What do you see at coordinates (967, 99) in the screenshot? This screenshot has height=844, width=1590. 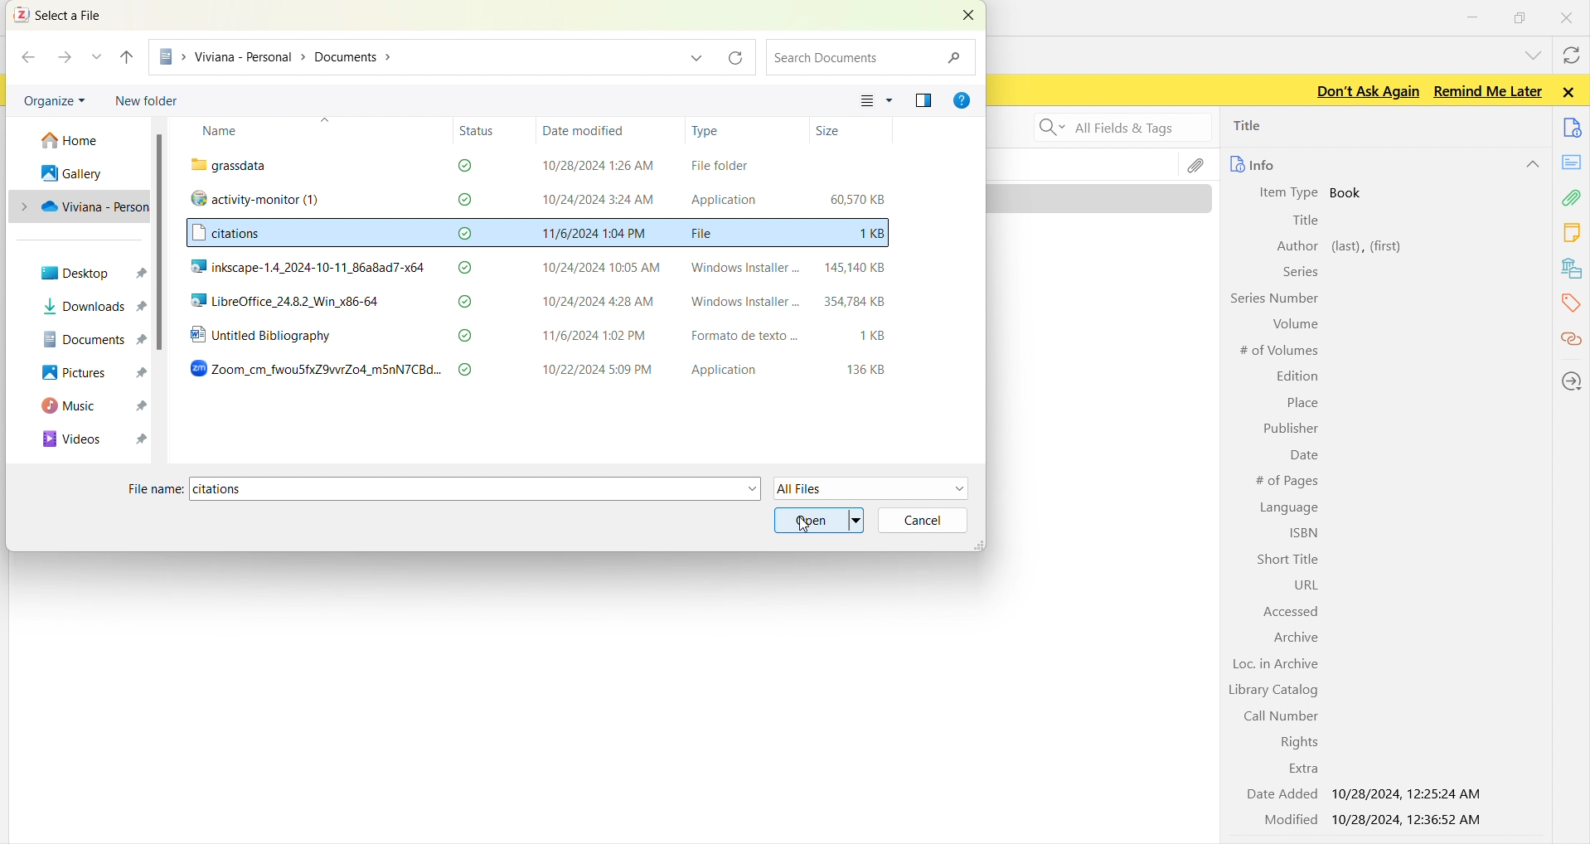 I see `GER HELP` at bounding box center [967, 99].